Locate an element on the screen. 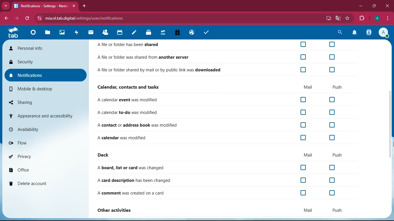 This screenshot has width=394, height=221. options is located at coordinates (388, 19).